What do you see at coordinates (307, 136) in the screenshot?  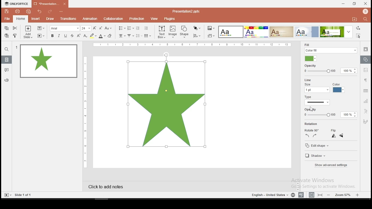 I see `rotate 90 counterclockwise` at bounding box center [307, 136].